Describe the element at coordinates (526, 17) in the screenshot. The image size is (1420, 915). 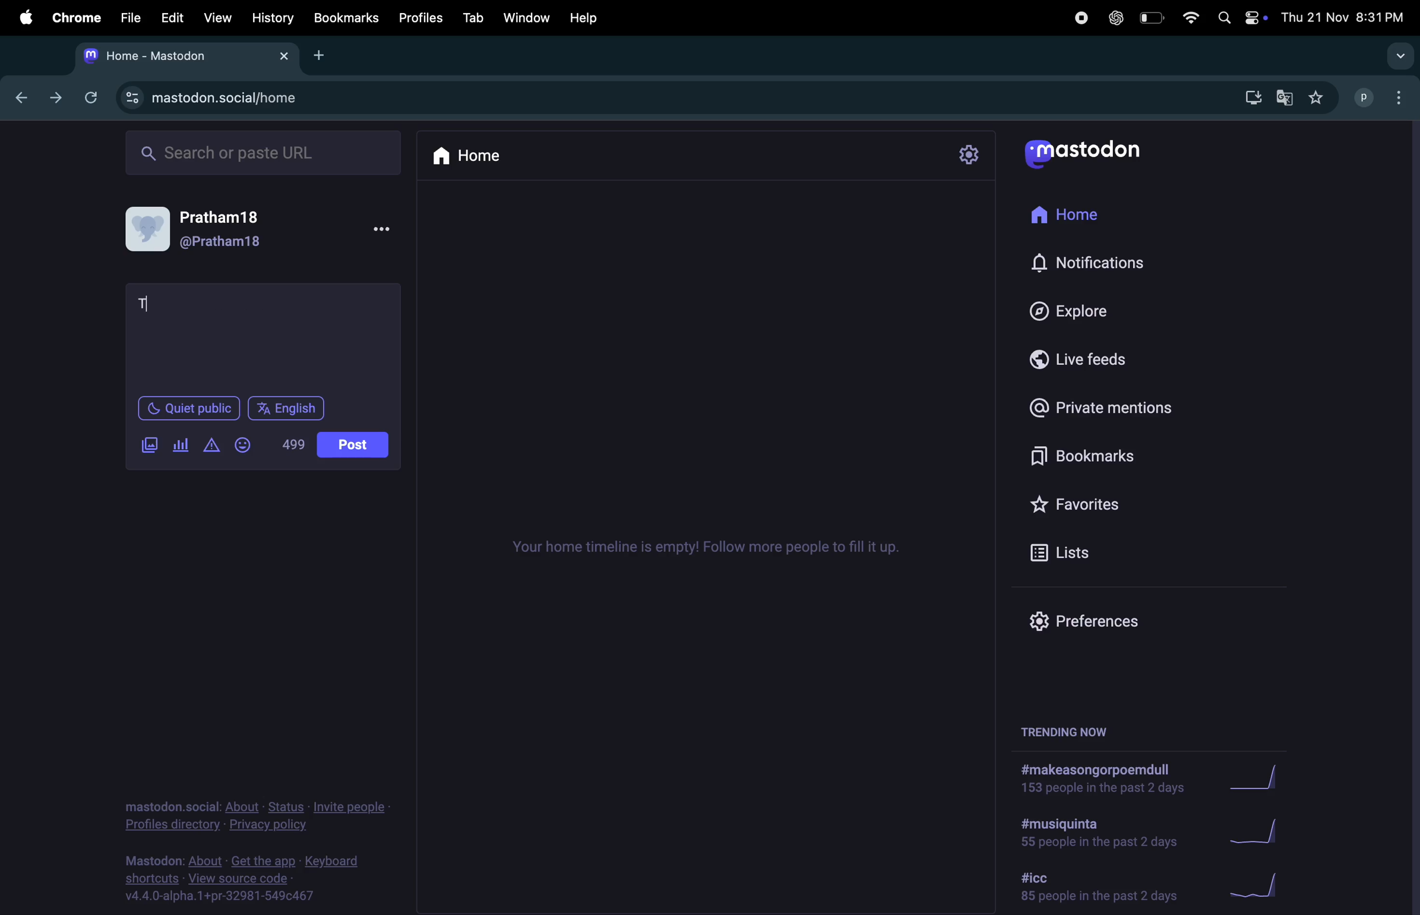
I see `window` at that location.